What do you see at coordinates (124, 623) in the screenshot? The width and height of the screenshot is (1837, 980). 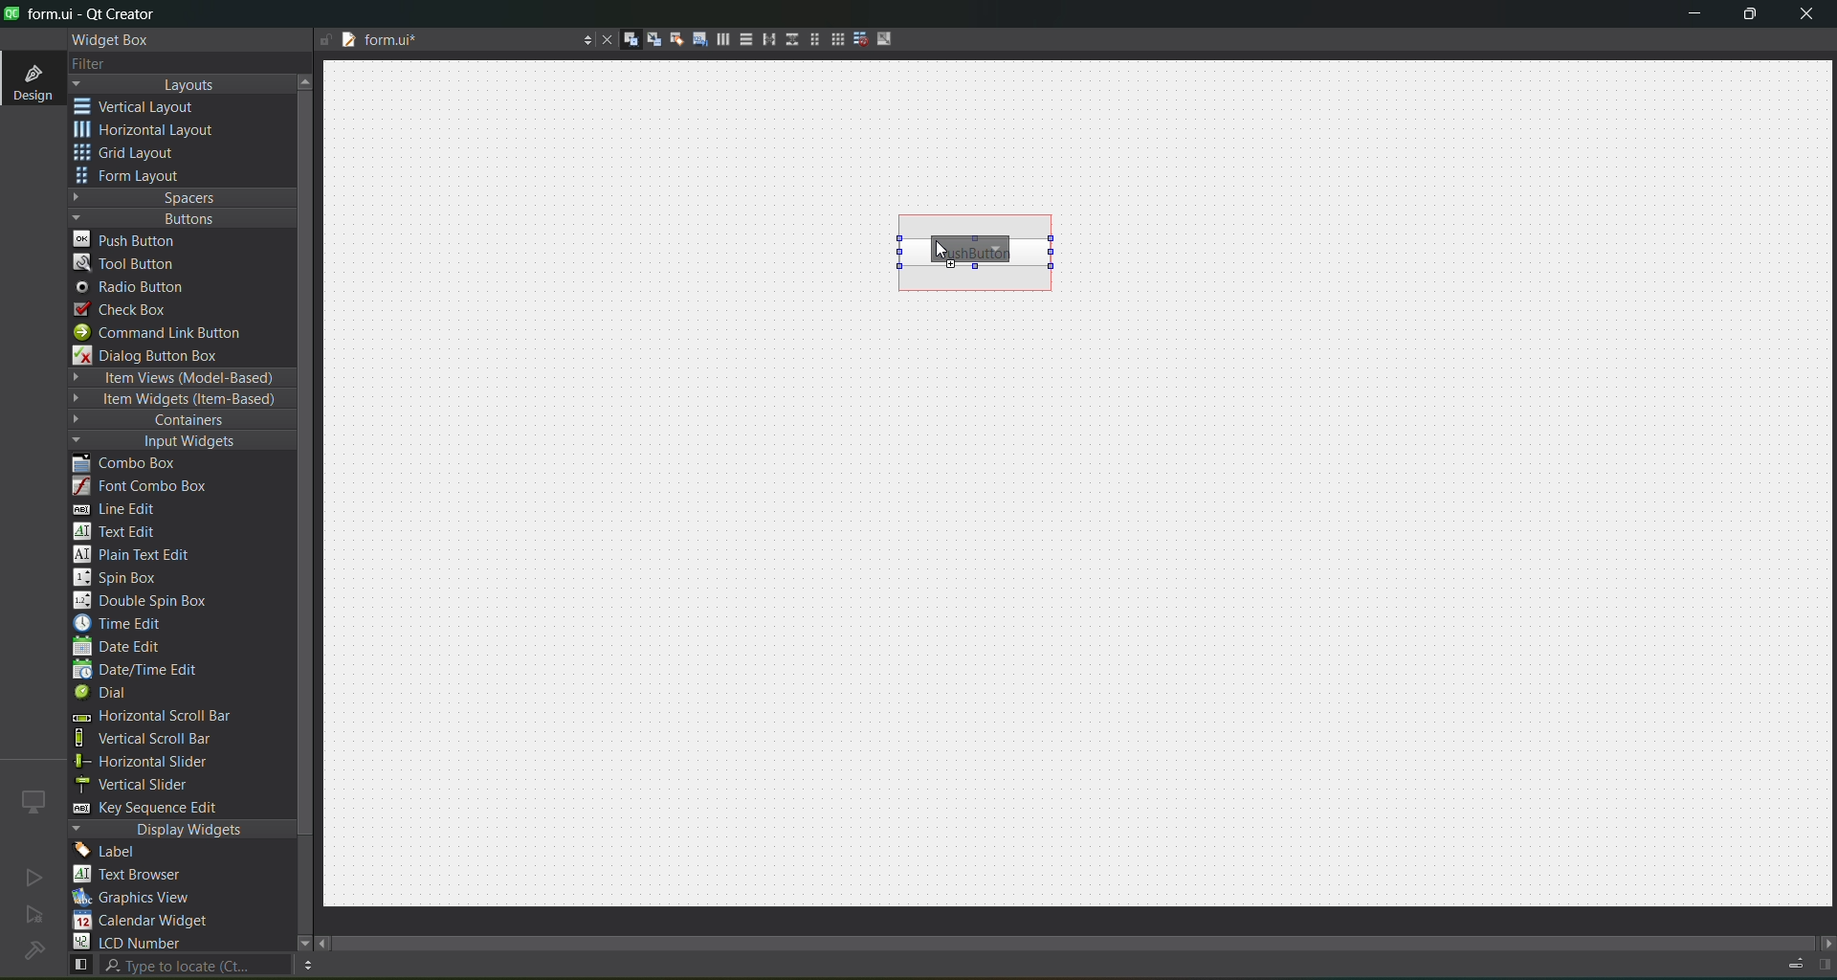 I see `time edit` at bounding box center [124, 623].